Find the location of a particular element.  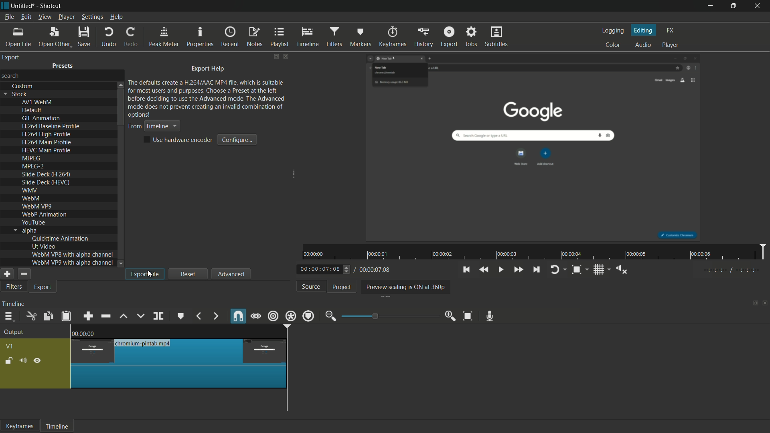

undo is located at coordinates (109, 37).